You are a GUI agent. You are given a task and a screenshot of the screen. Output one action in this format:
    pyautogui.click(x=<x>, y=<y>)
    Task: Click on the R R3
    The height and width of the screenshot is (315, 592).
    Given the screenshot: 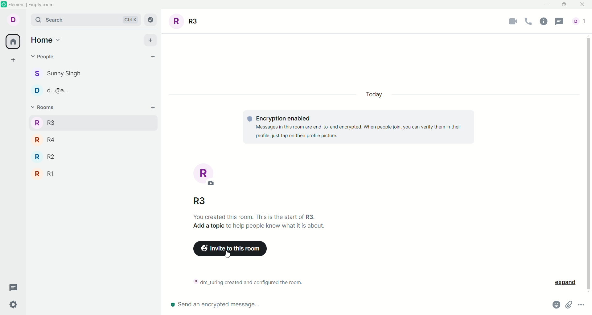 What is the action you would take?
    pyautogui.click(x=45, y=123)
    